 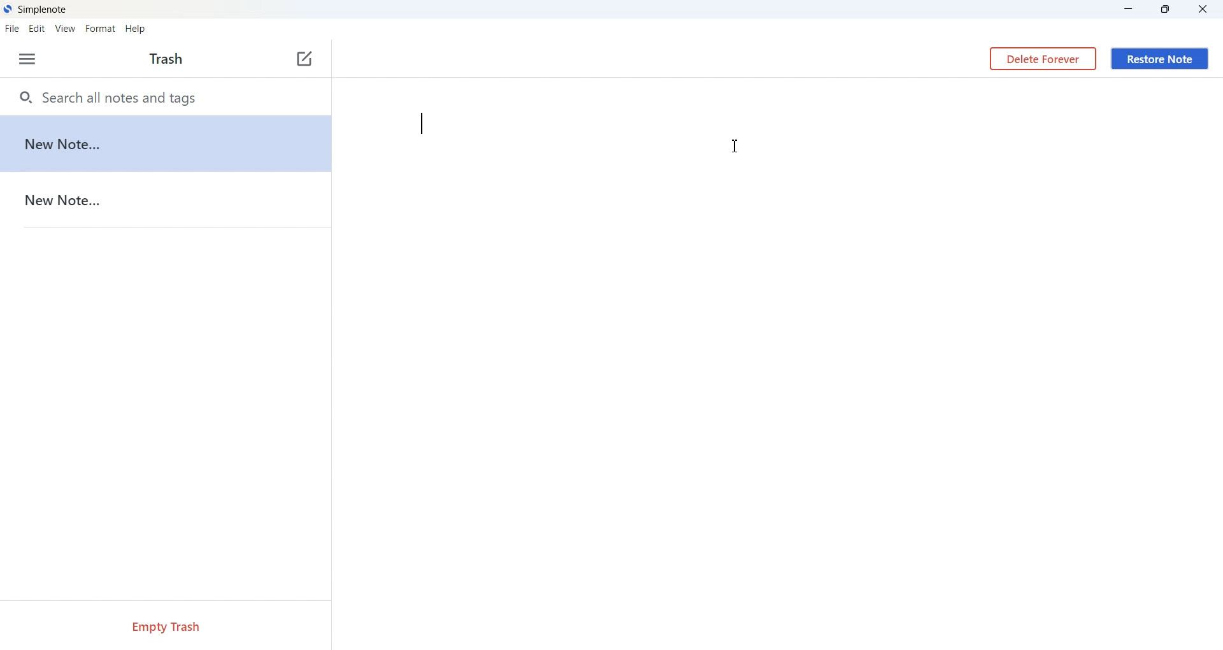 What do you see at coordinates (305, 61) in the screenshot?
I see `New Note` at bounding box center [305, 61].